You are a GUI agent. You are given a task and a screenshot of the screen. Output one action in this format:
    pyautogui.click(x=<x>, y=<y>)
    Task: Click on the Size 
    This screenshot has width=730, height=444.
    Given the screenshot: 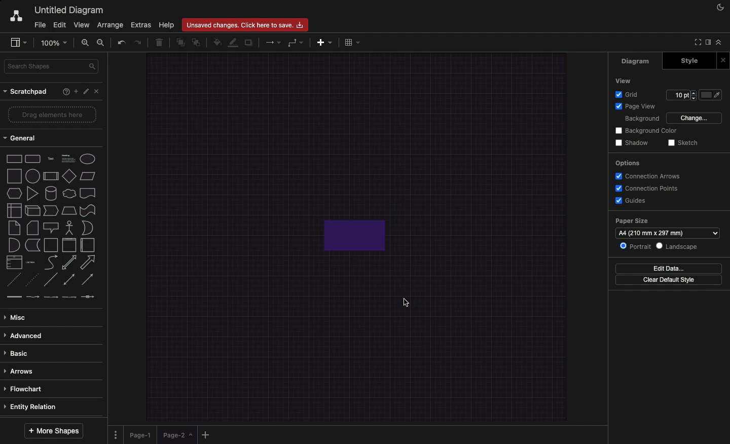 What is the action you would take?
    pyautogui.click(x=682, y=96)
    